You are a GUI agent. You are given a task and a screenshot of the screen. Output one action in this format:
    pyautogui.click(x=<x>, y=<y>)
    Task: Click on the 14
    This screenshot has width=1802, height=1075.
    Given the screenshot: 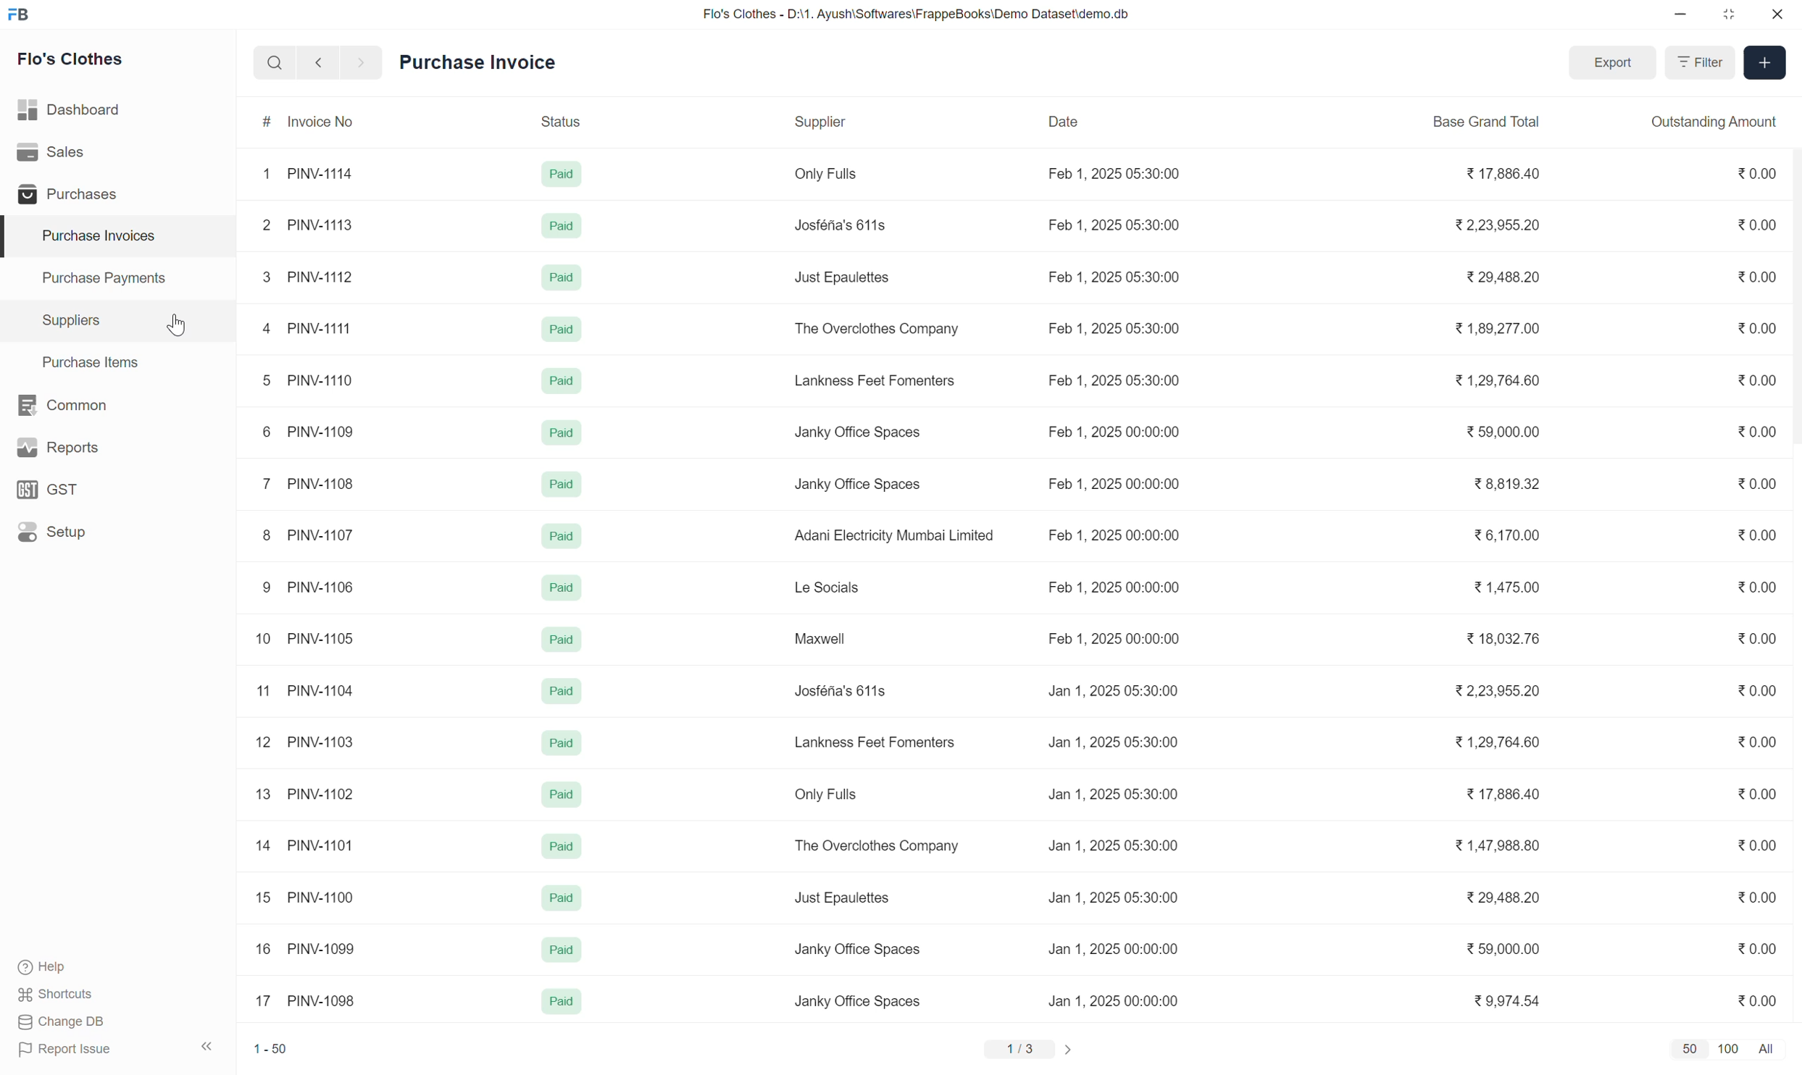 What is the action you would take?
    pyautogui.click(x=263, y=845)
    